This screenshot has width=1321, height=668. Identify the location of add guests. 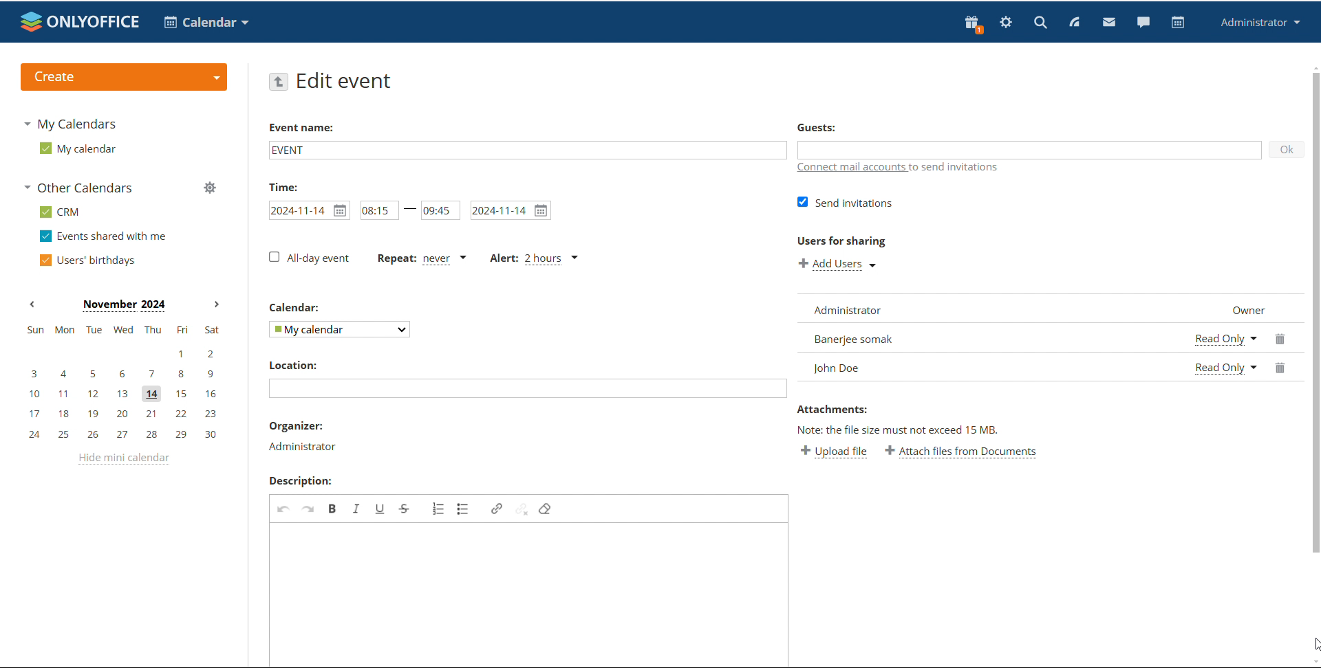
(1028, 148).